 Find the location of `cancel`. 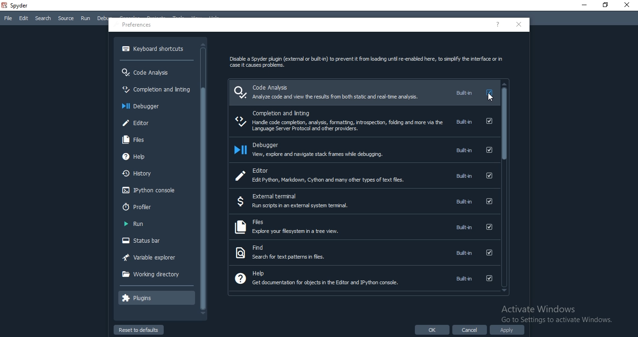

cancel is located at coordinates (470, 330).